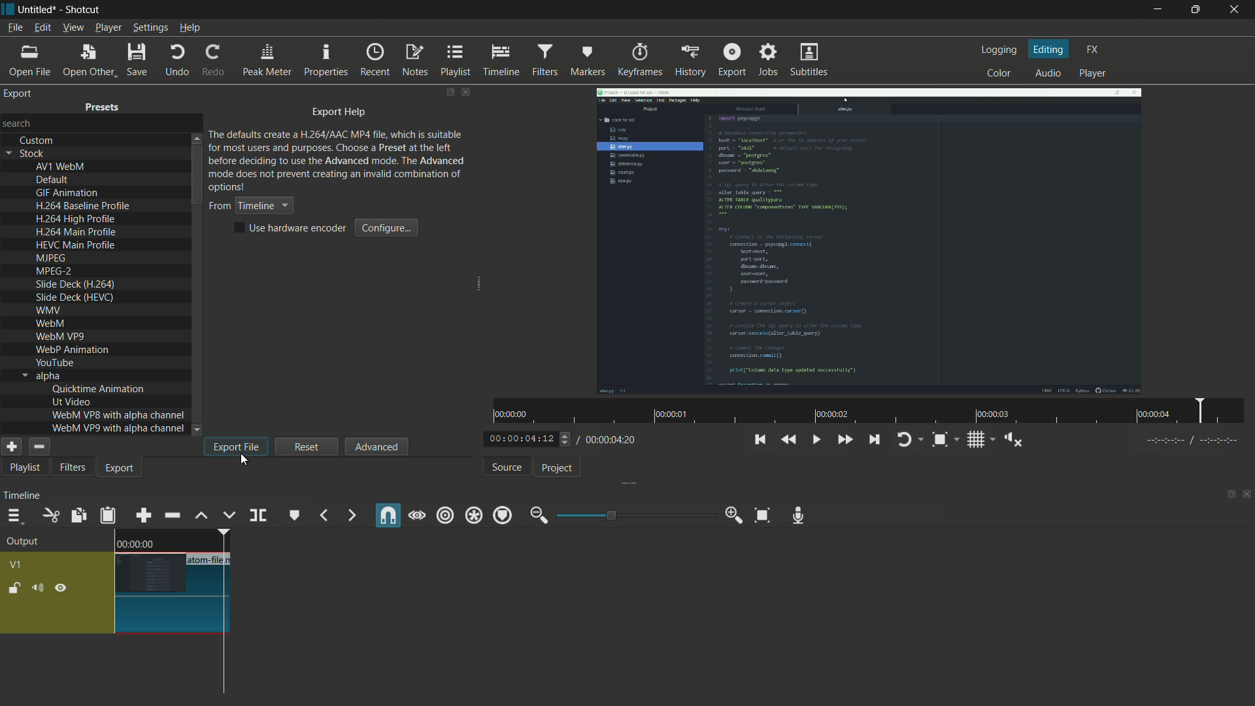  What do you see at coordinates (998, 50) in the screenshot?
I see `logging` at bounding box center [998, 50].